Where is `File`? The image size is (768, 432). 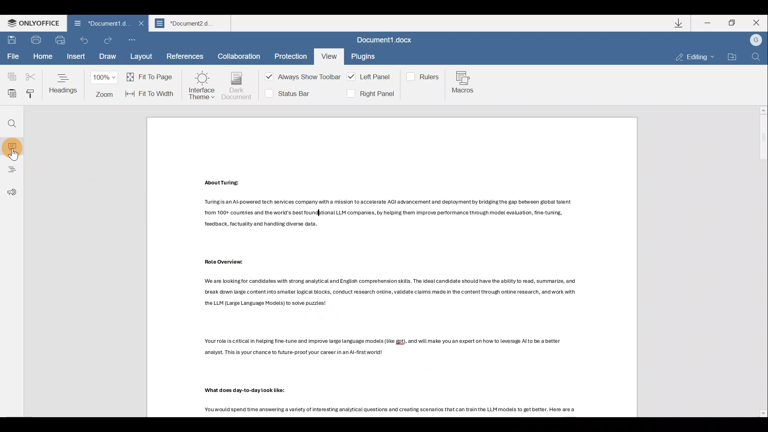
File is located at coordinates (12, 57).